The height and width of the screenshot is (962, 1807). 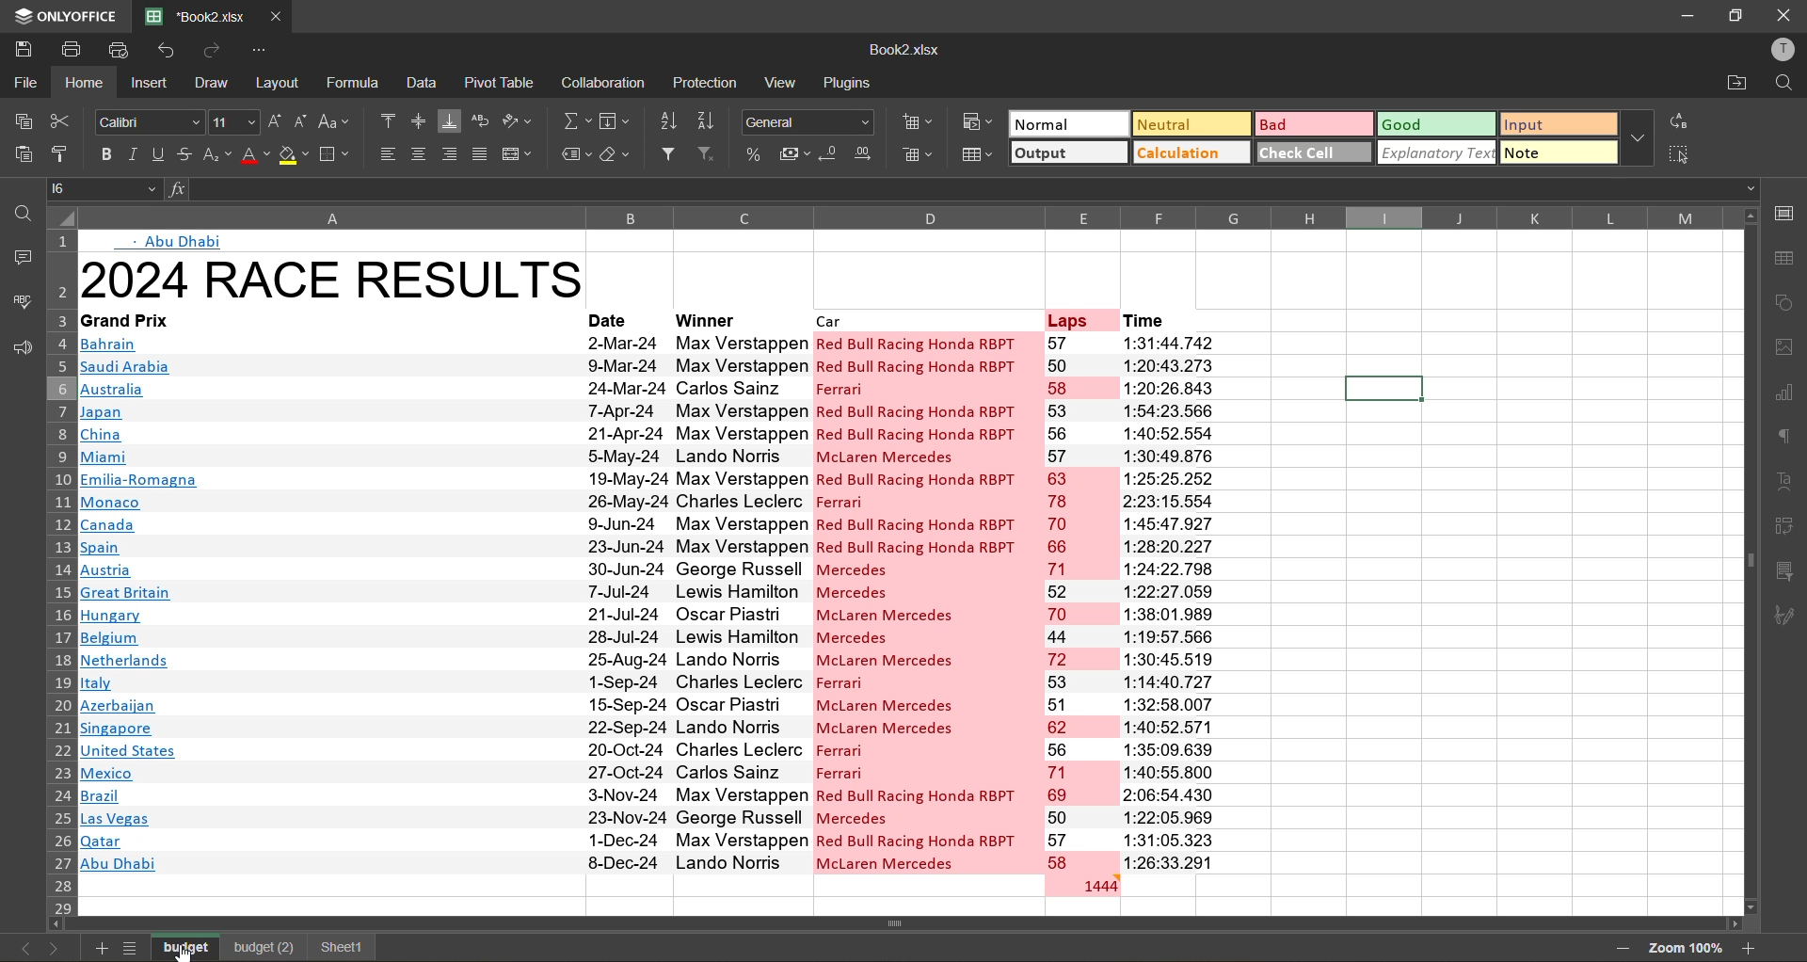 I want to click on orientation, so click(x=520, y=121).